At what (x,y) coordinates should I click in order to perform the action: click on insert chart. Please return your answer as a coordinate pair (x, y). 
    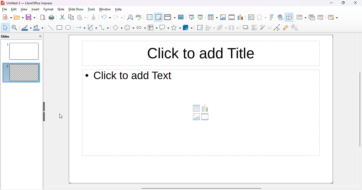
    Looking at the image, I should click on (240, 17).